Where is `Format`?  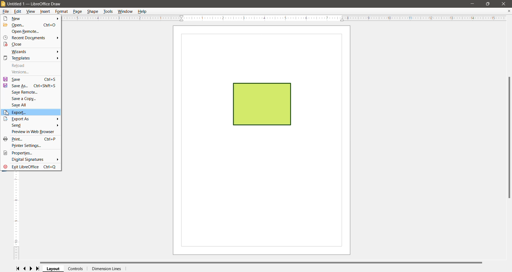 Format is located at coordinates (62, 11).